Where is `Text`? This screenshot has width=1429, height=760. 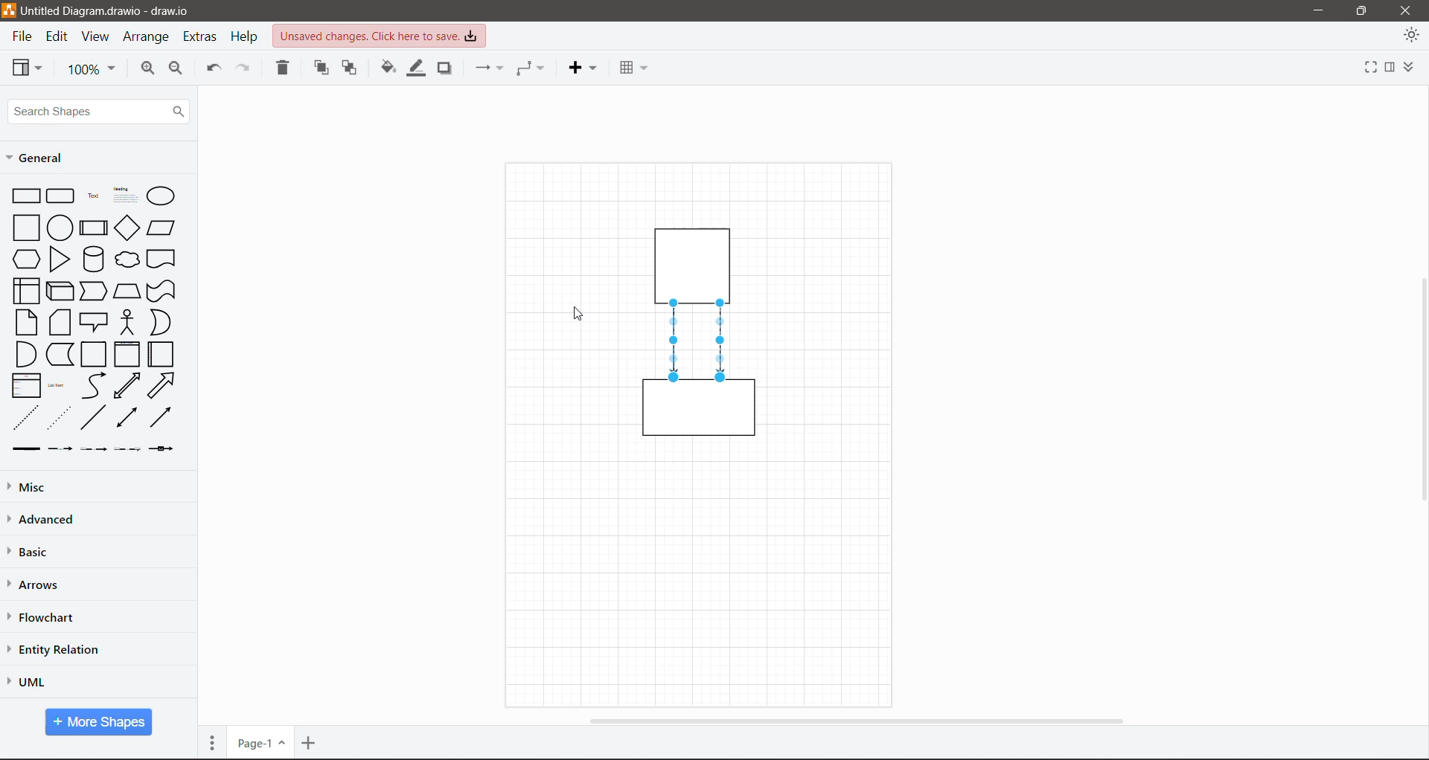
Text is located at coordinates (93, 194).